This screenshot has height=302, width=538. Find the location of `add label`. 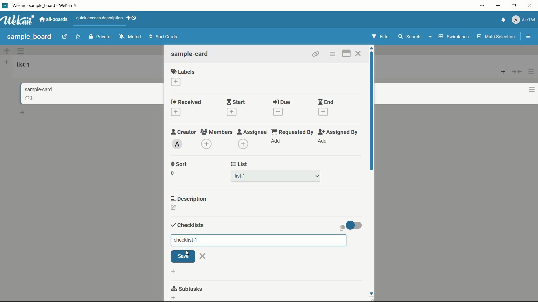

add label is located at coordinates (175, 82).